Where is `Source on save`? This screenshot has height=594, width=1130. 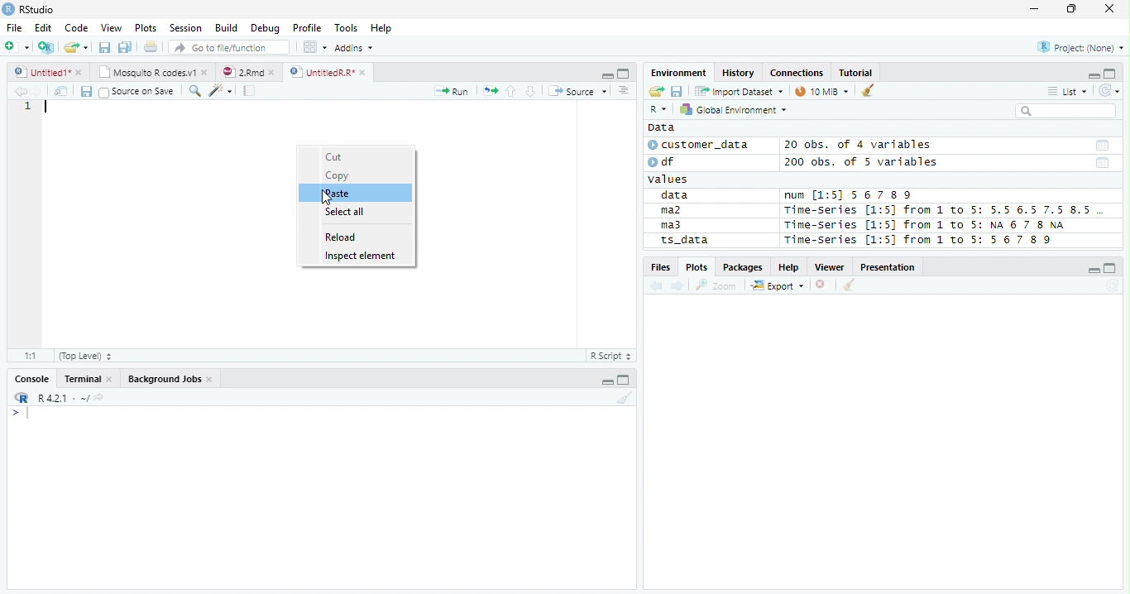 Source on save is located at coordinates (137, 92).